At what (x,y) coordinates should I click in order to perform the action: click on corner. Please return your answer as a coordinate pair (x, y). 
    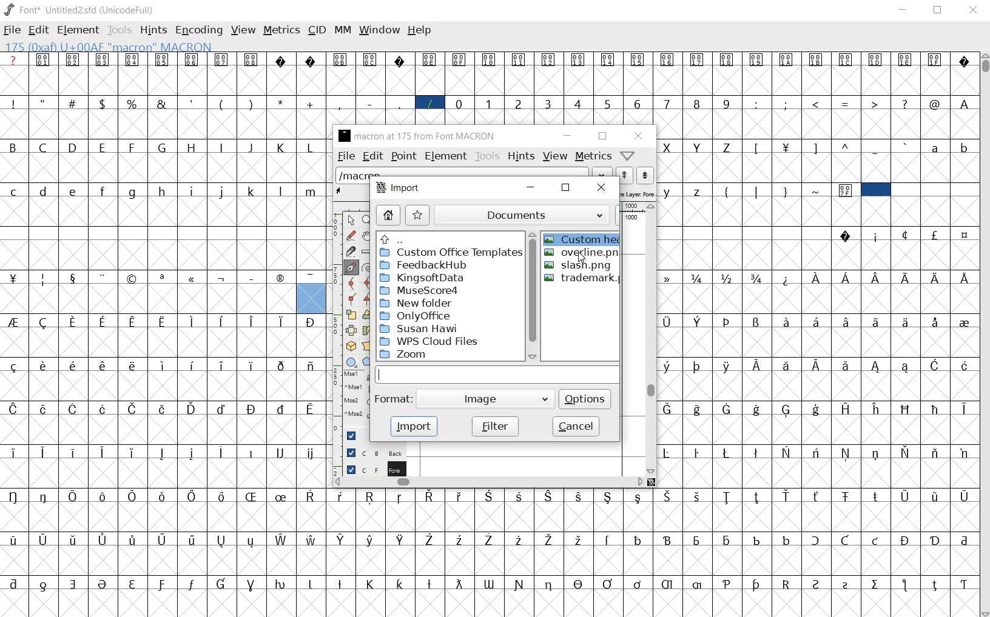
    Looking at the image, I should click on (351, 299).